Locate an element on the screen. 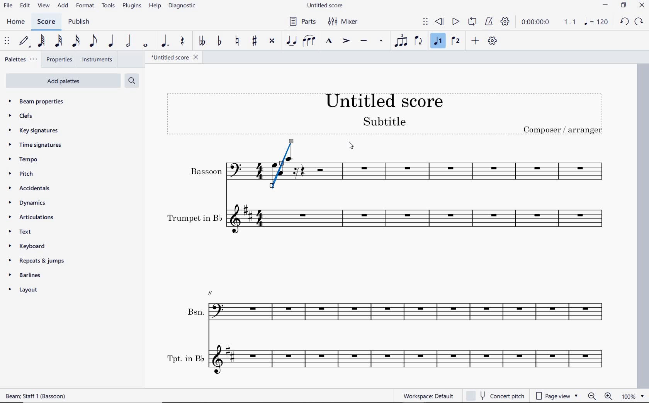 The width and height of the screenshot is (649, 403). score is located at coordinates (46, 21).